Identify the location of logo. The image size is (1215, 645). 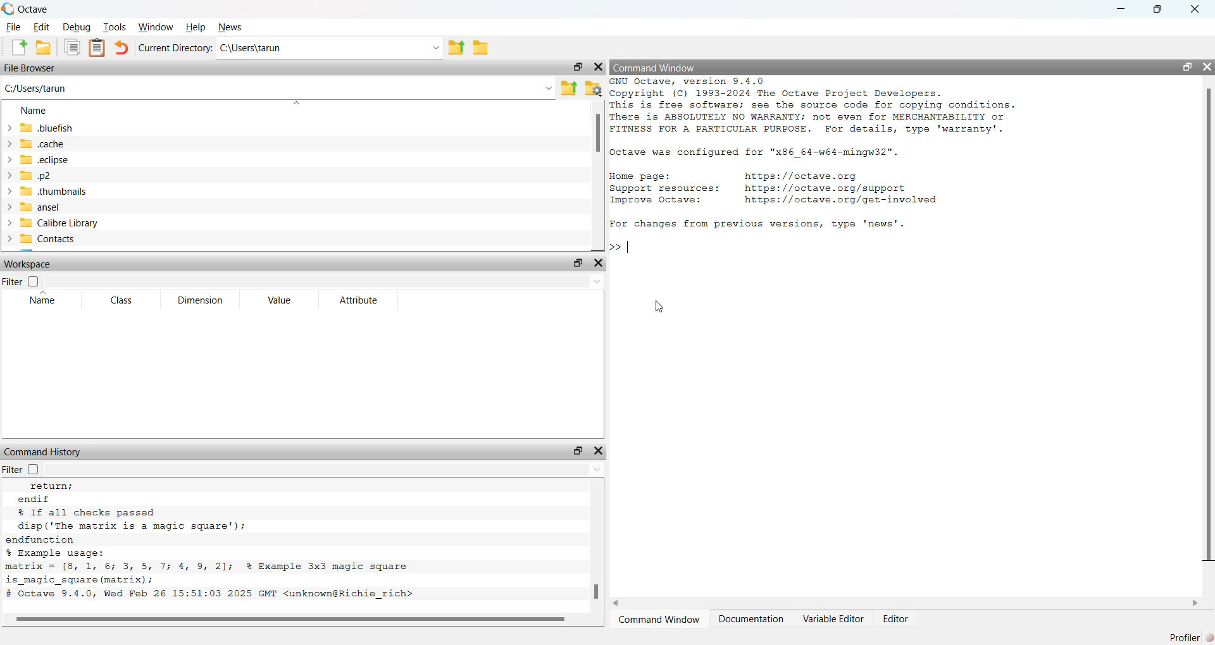
(9, 9).